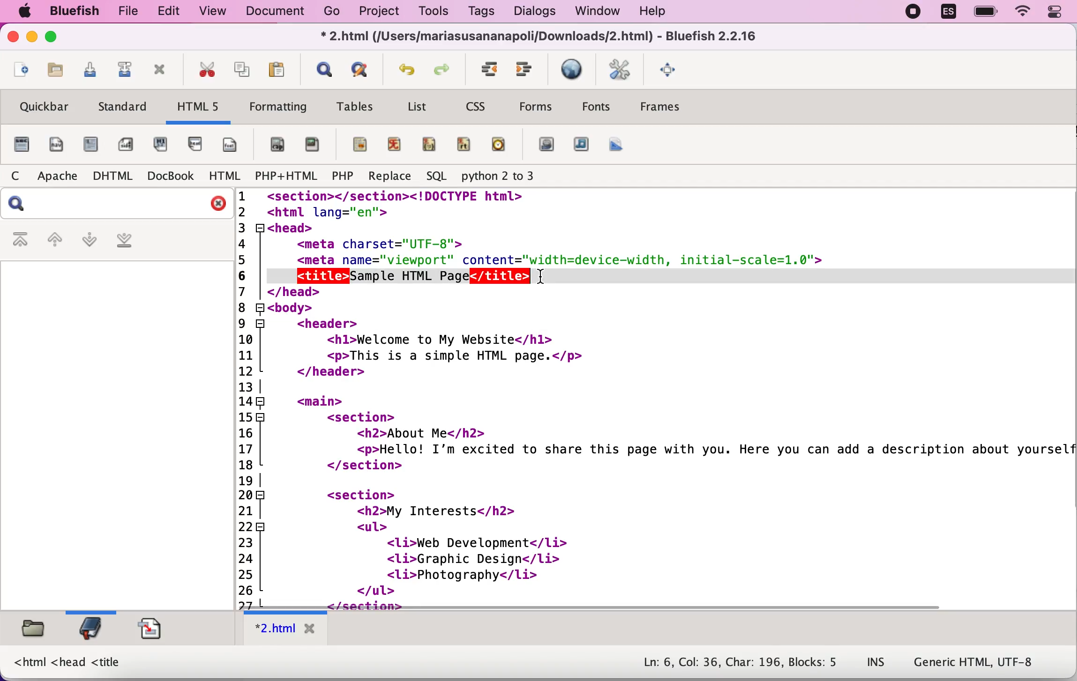 The height and width of the screenshot is (681, 1077). I want to click on preview in browser, so click(573, 70).